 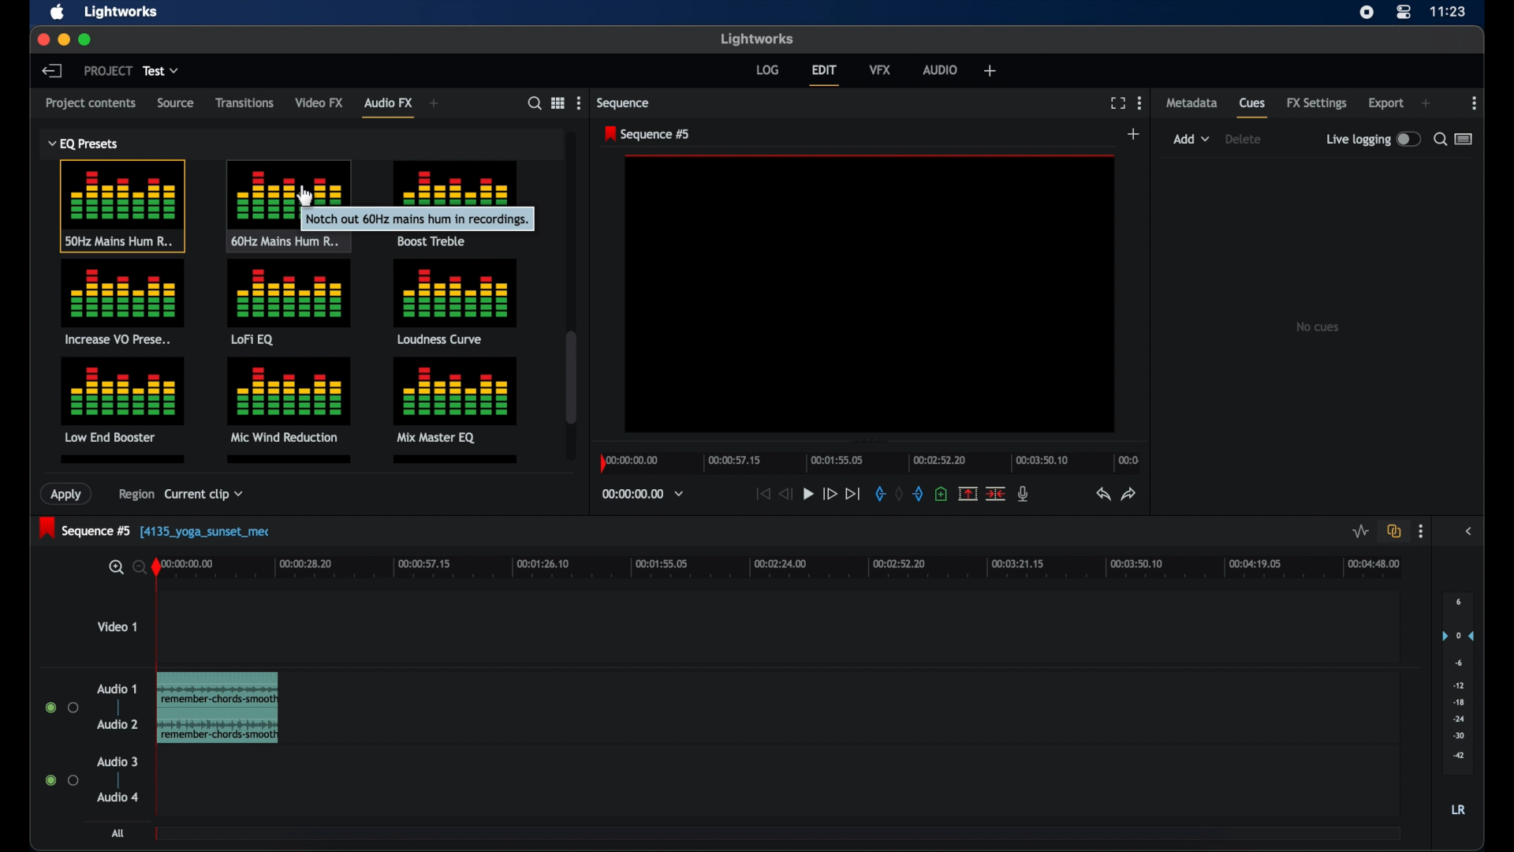 What do you see at coordinates (880, 69) in the screenshot?
I see `vfx` at bounding box center [880, 69].